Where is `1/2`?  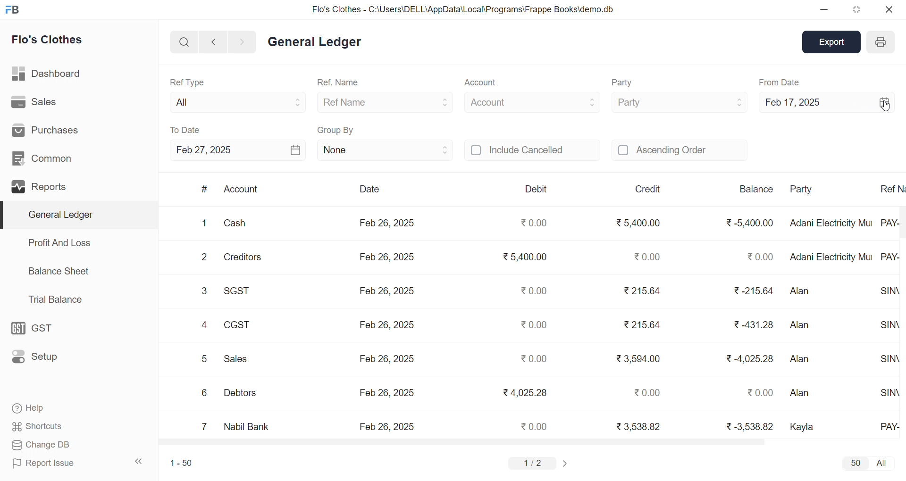 1/2 is located at coordinates (535, 463).